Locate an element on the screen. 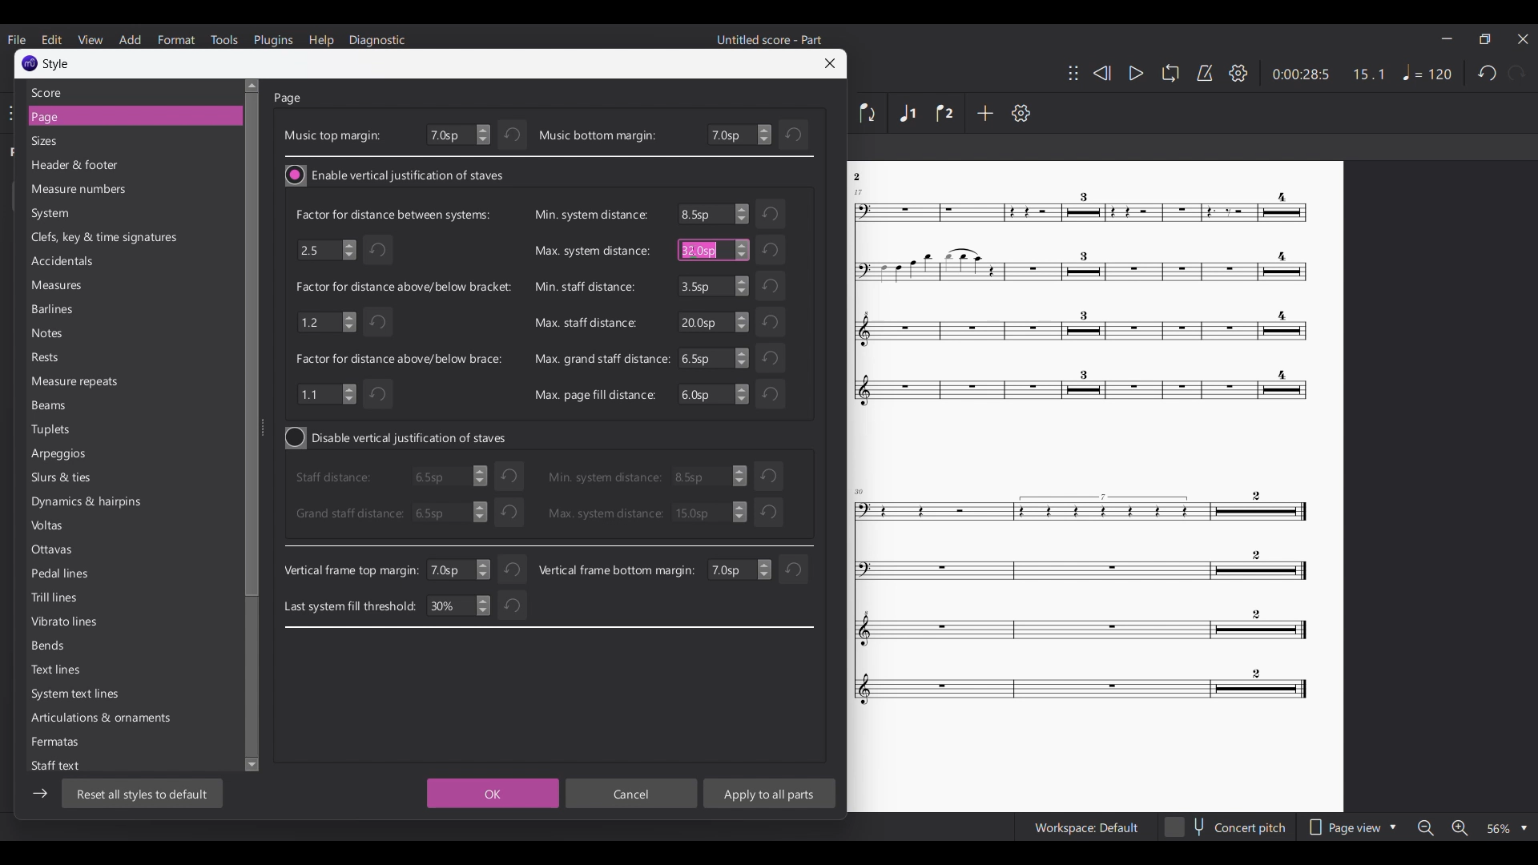 This screenshot has height=865, width=1538. staff distance is located at coordinates (337, 478).